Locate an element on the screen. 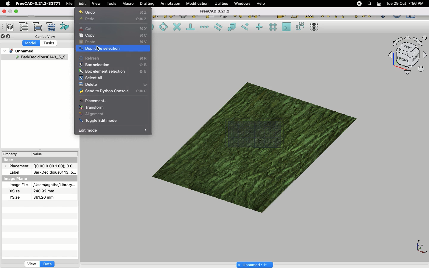 The height and width of the screenshot is (268, 429). Select all is located at coordinates (91, 78).